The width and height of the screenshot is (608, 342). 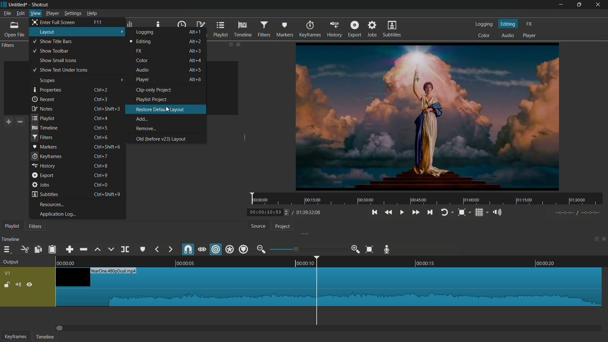 I want to click on change layout, so click(x=594, y=240).